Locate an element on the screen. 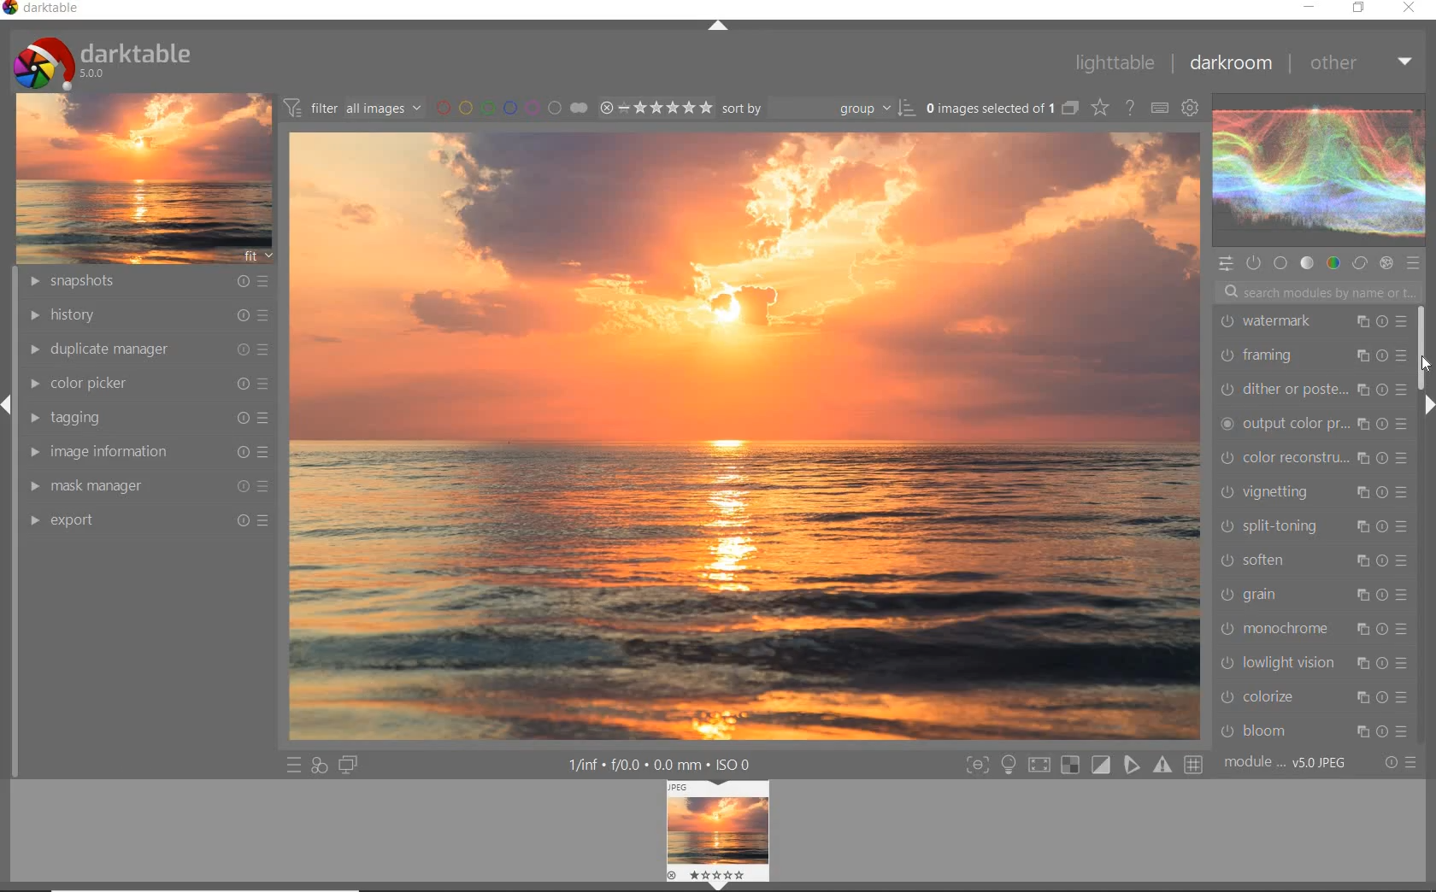 The height and width of the screenshot is (892, 1436). DISPLAY A SECOND DARKROOM IMAGE WINDOW is located at coordinates (348, 766).